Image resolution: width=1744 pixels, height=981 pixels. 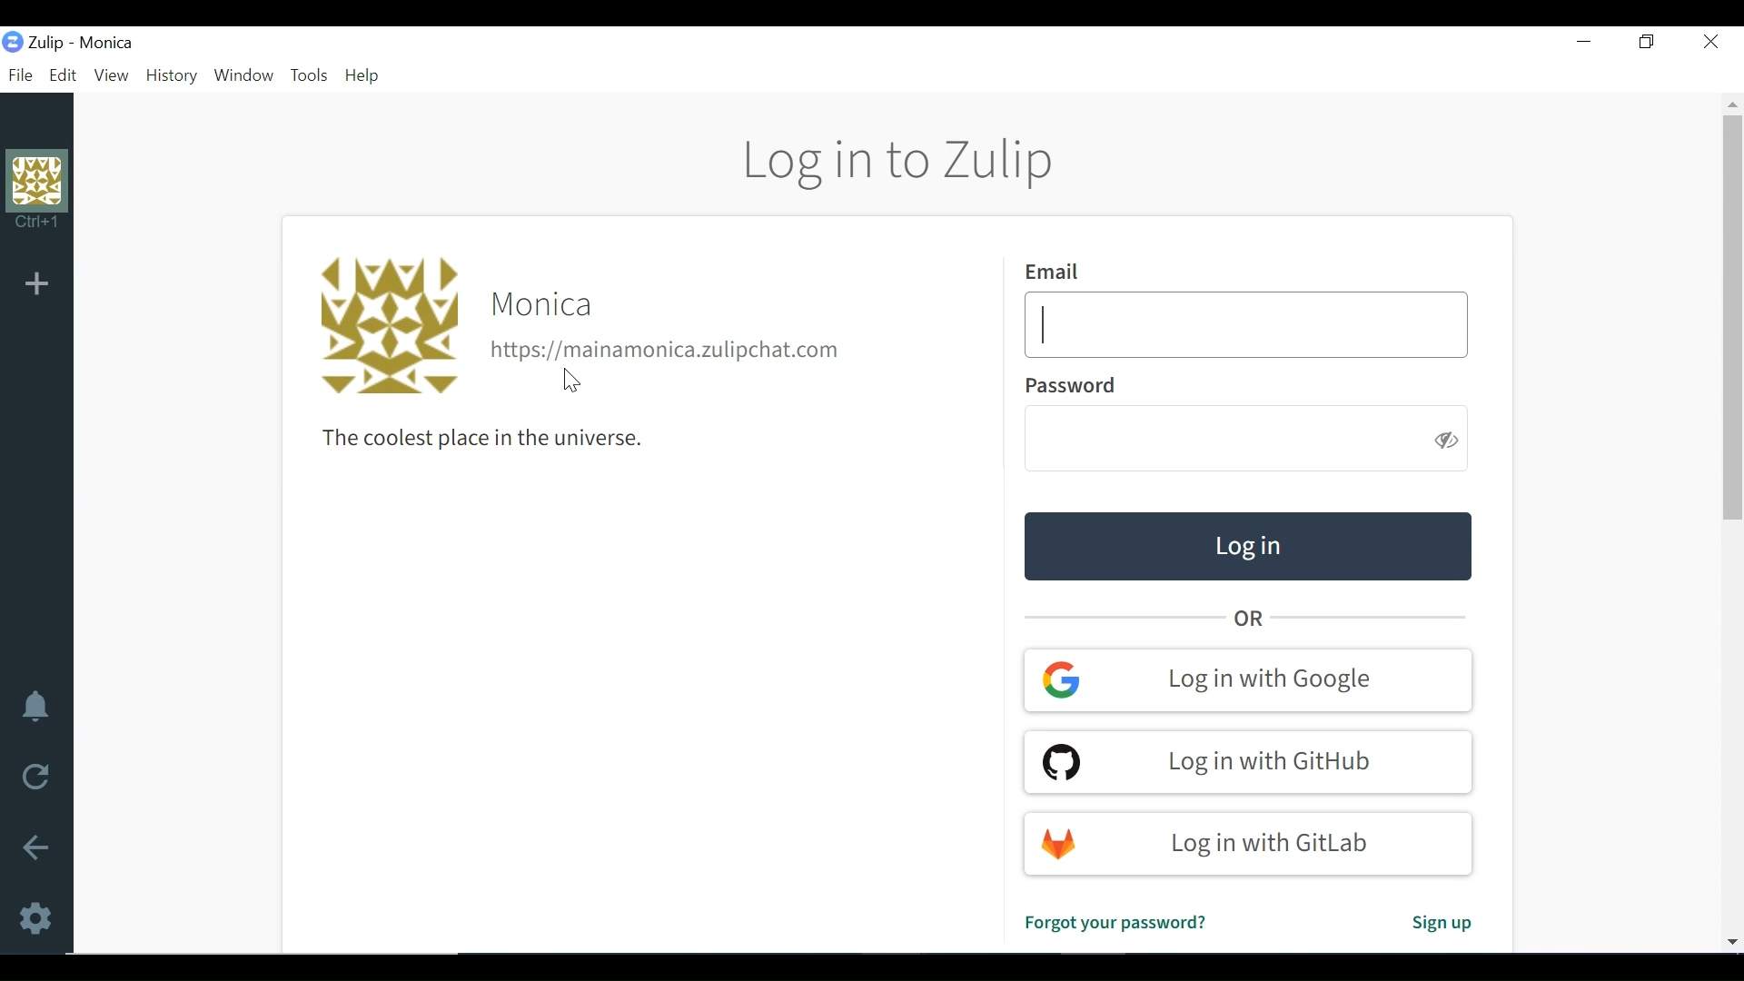 I want to click on Vertical Scroll bar , so click(x=1733, y=317).